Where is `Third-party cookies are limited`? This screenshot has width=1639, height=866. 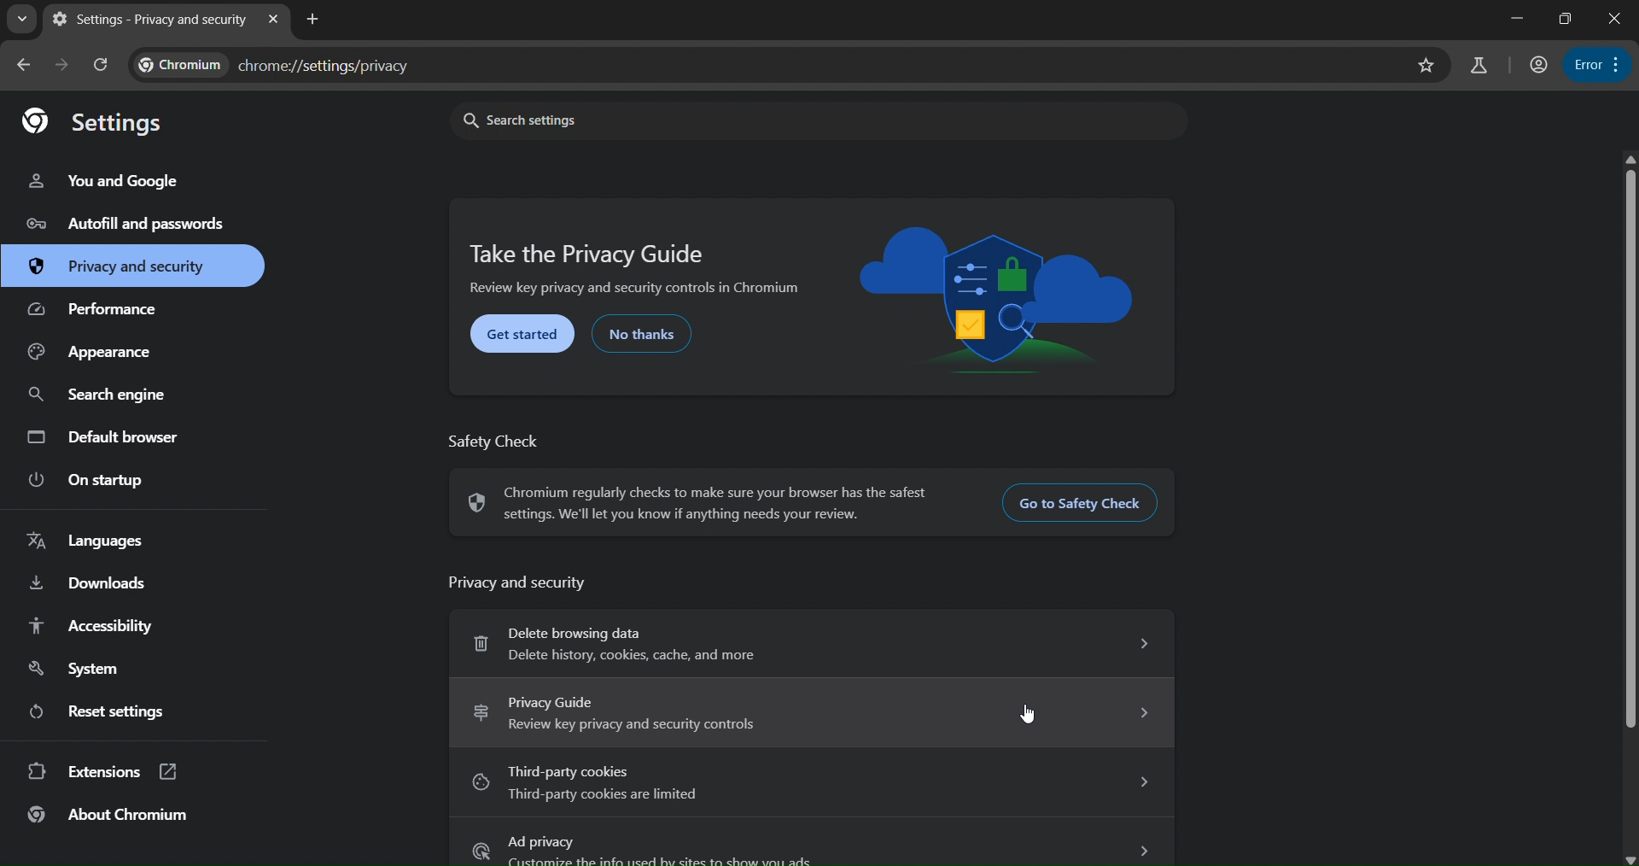 Third-party cookies are limited is located at coordinates (808, 786).